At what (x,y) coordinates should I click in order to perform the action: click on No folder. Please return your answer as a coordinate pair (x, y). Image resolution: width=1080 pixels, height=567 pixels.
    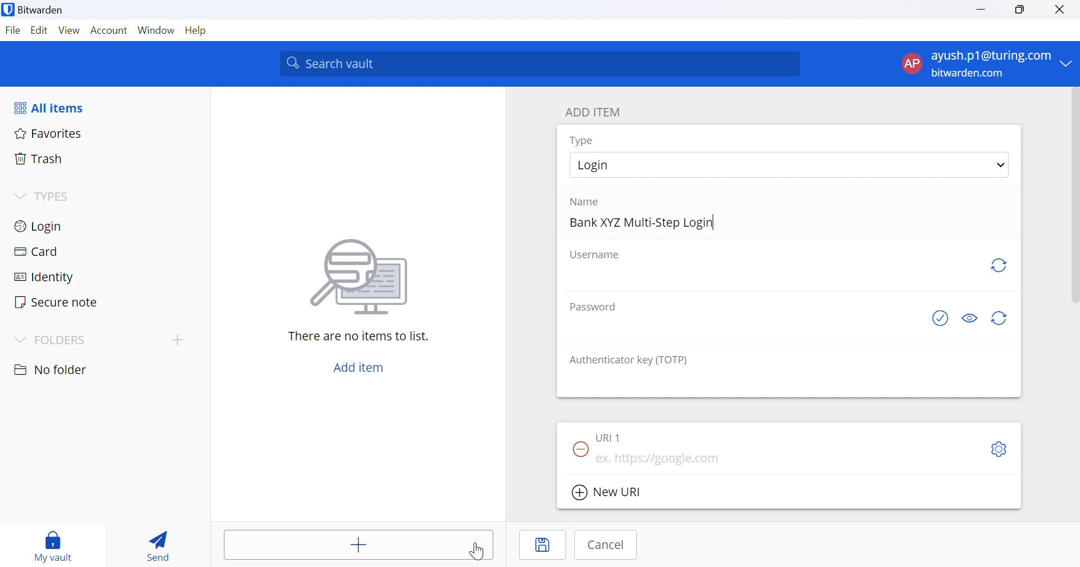
    Looking at the image, I should click on (51, 370).